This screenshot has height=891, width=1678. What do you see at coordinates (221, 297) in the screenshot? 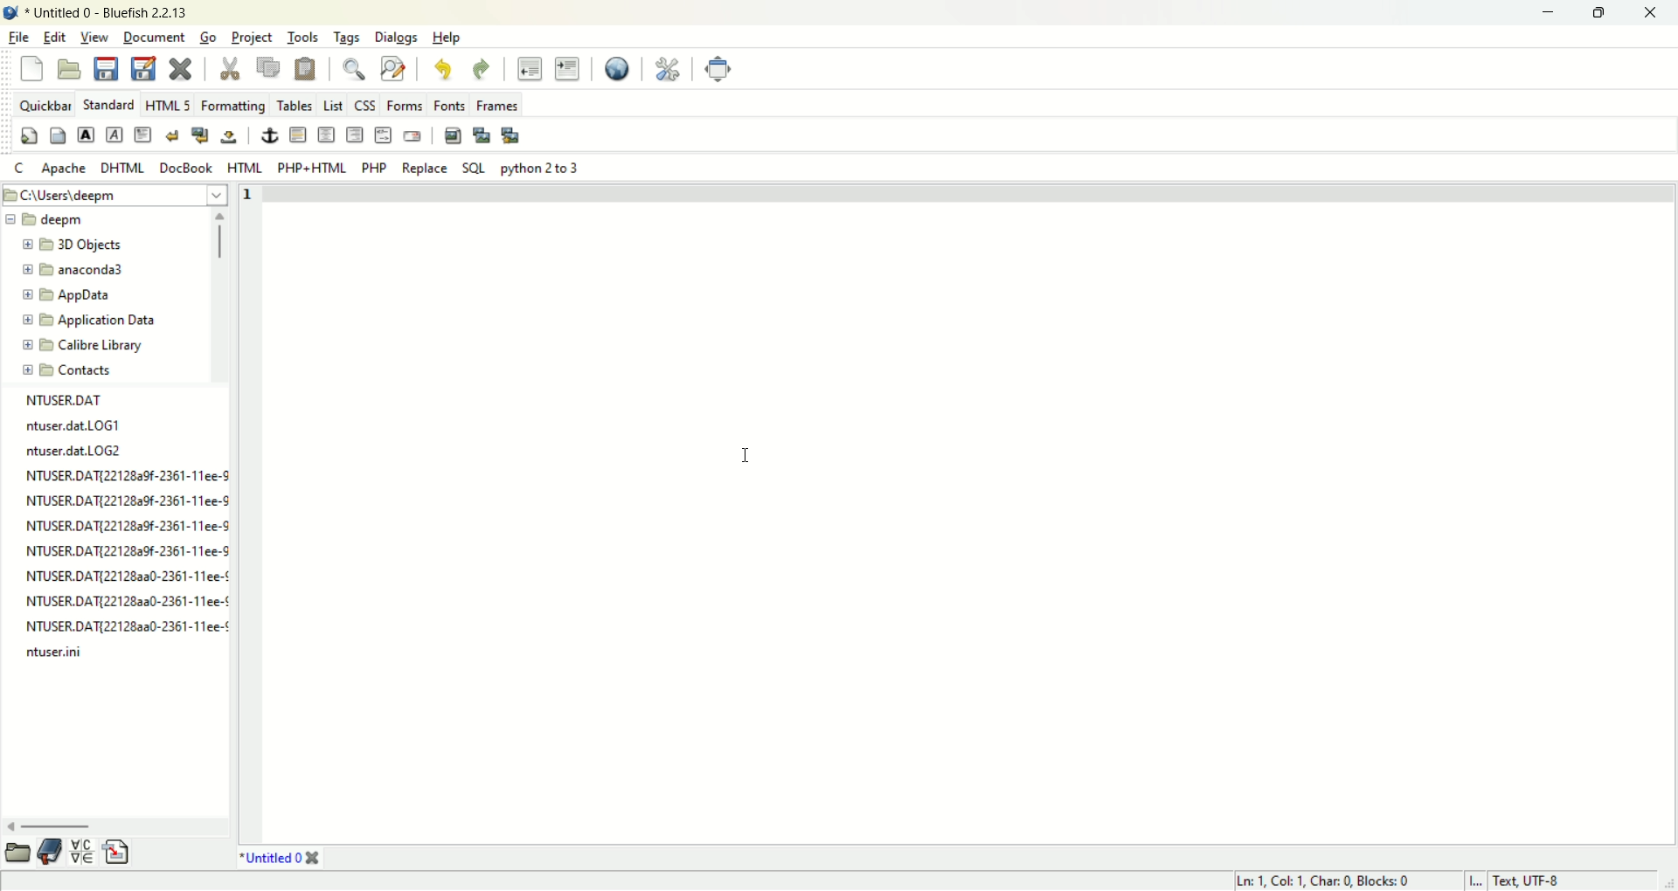
I see `scroll bar` at bounding box center [221, 297].